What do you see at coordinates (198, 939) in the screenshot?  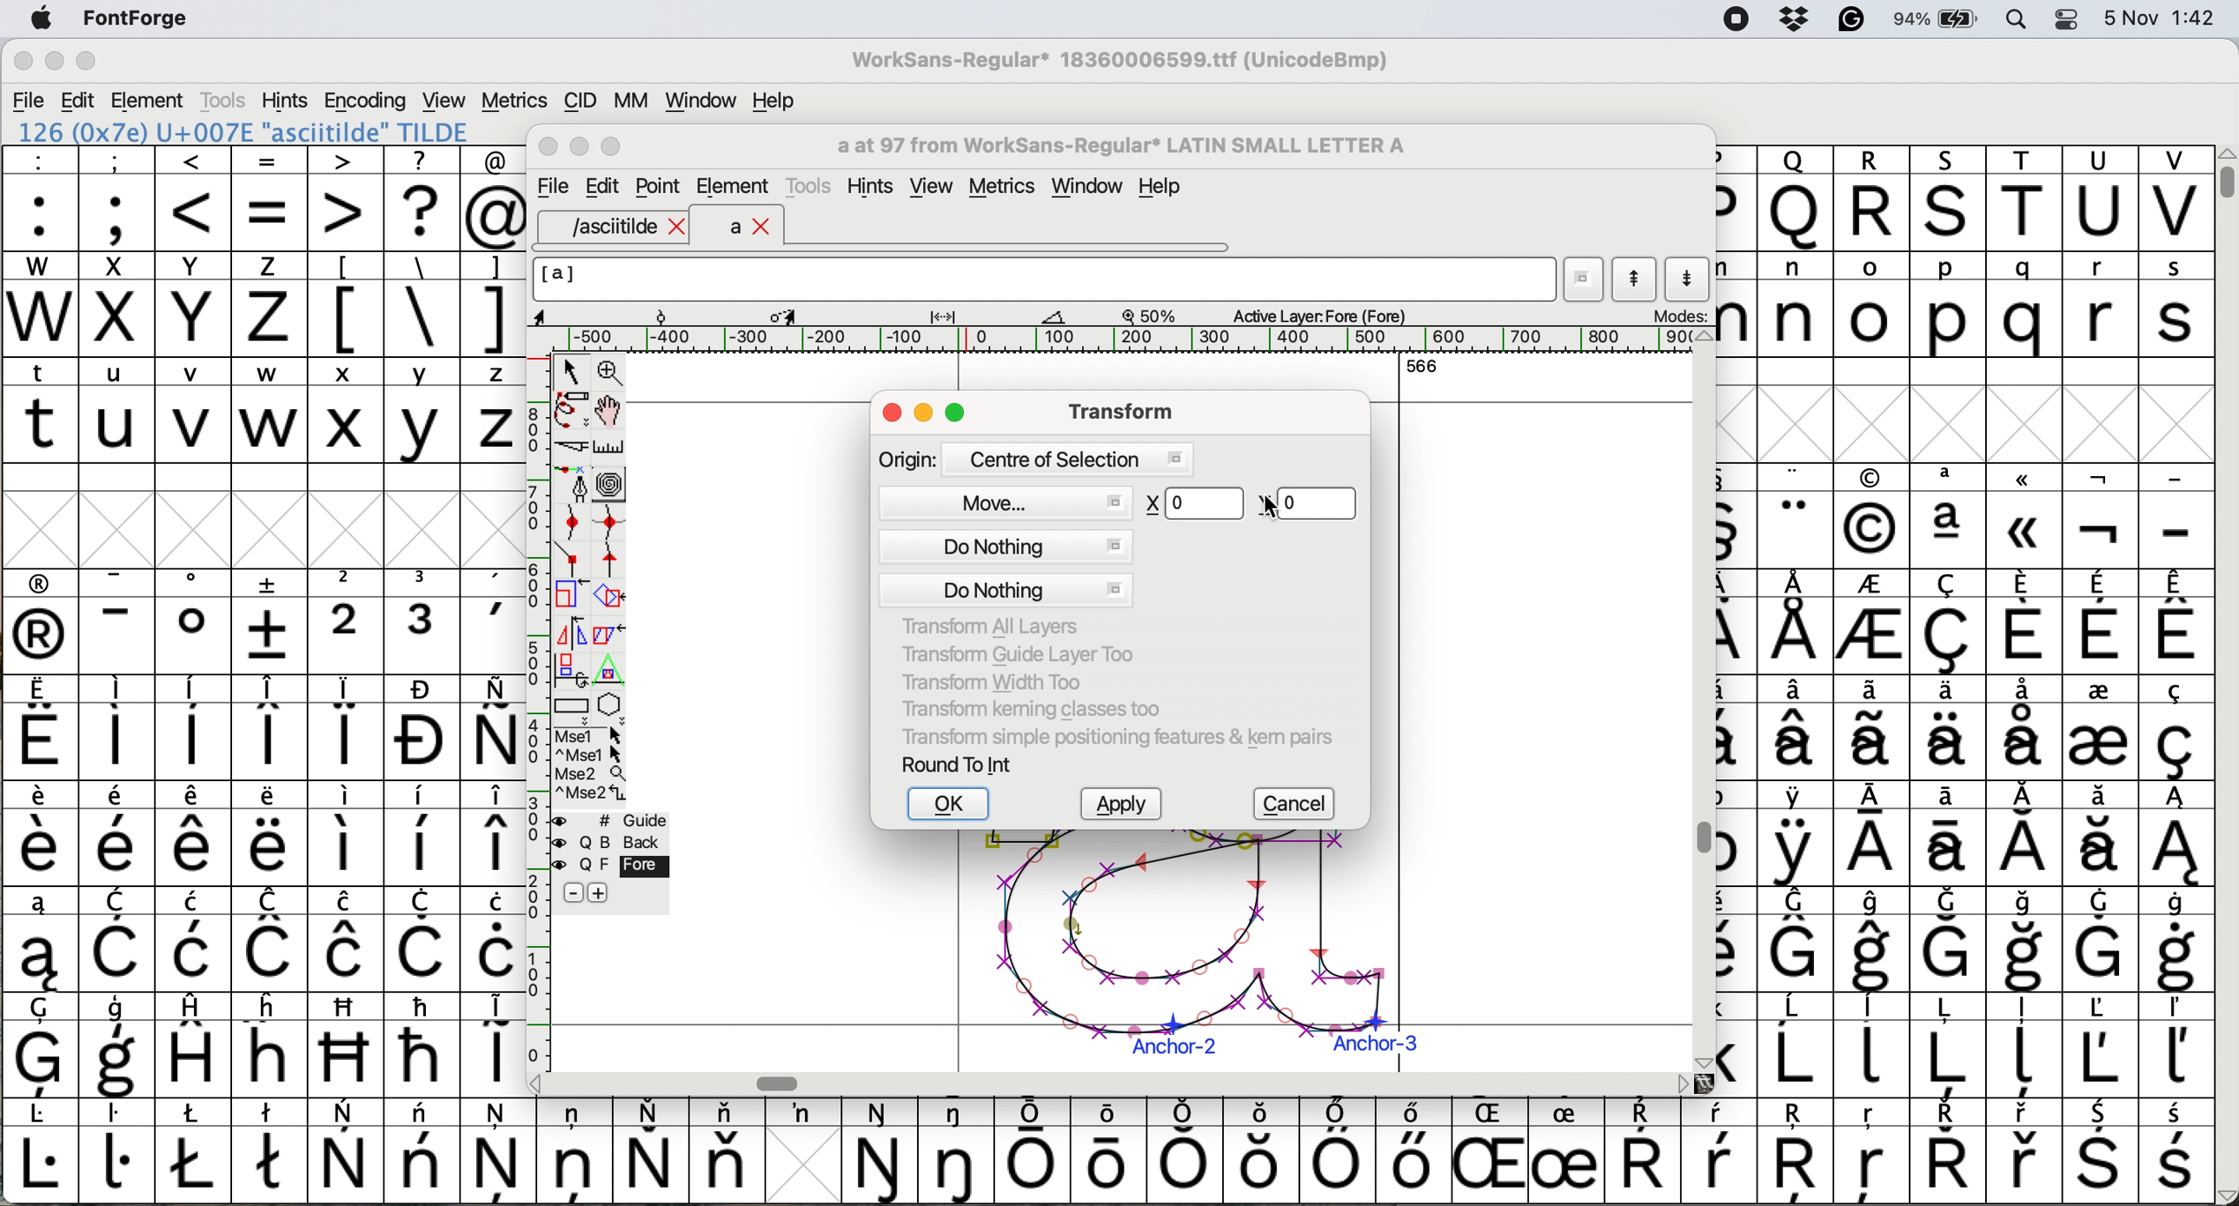 I see `symbol` at bounding box center [198, 939].